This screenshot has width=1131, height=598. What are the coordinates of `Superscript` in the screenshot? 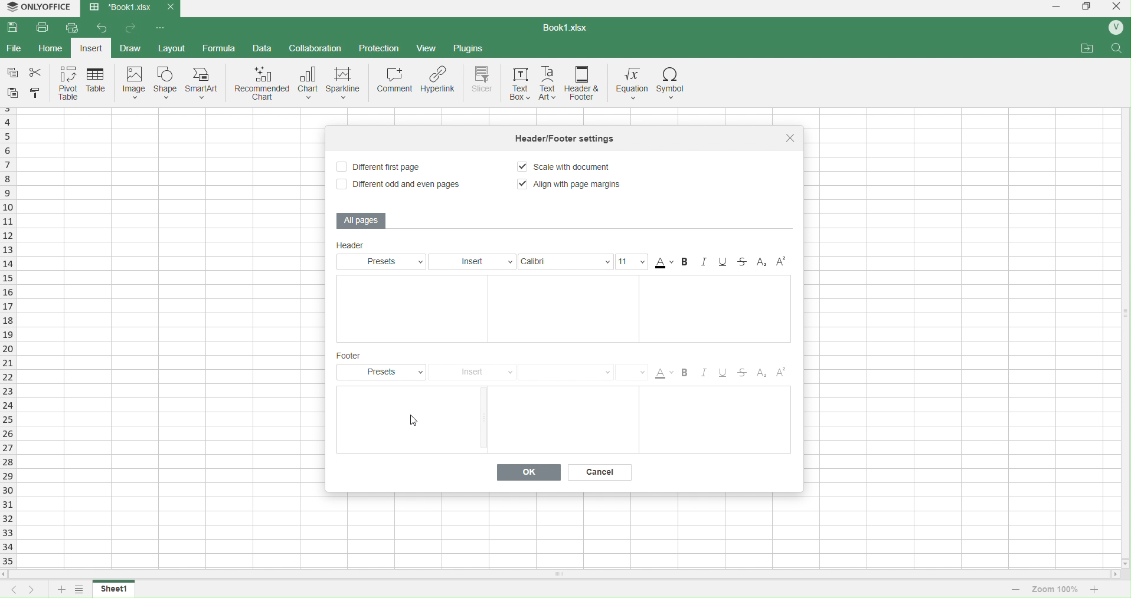 It's located at (782, 373).